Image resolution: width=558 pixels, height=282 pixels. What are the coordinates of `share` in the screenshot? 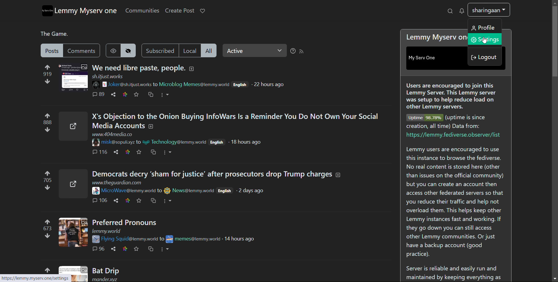 It's located at (114, 249).